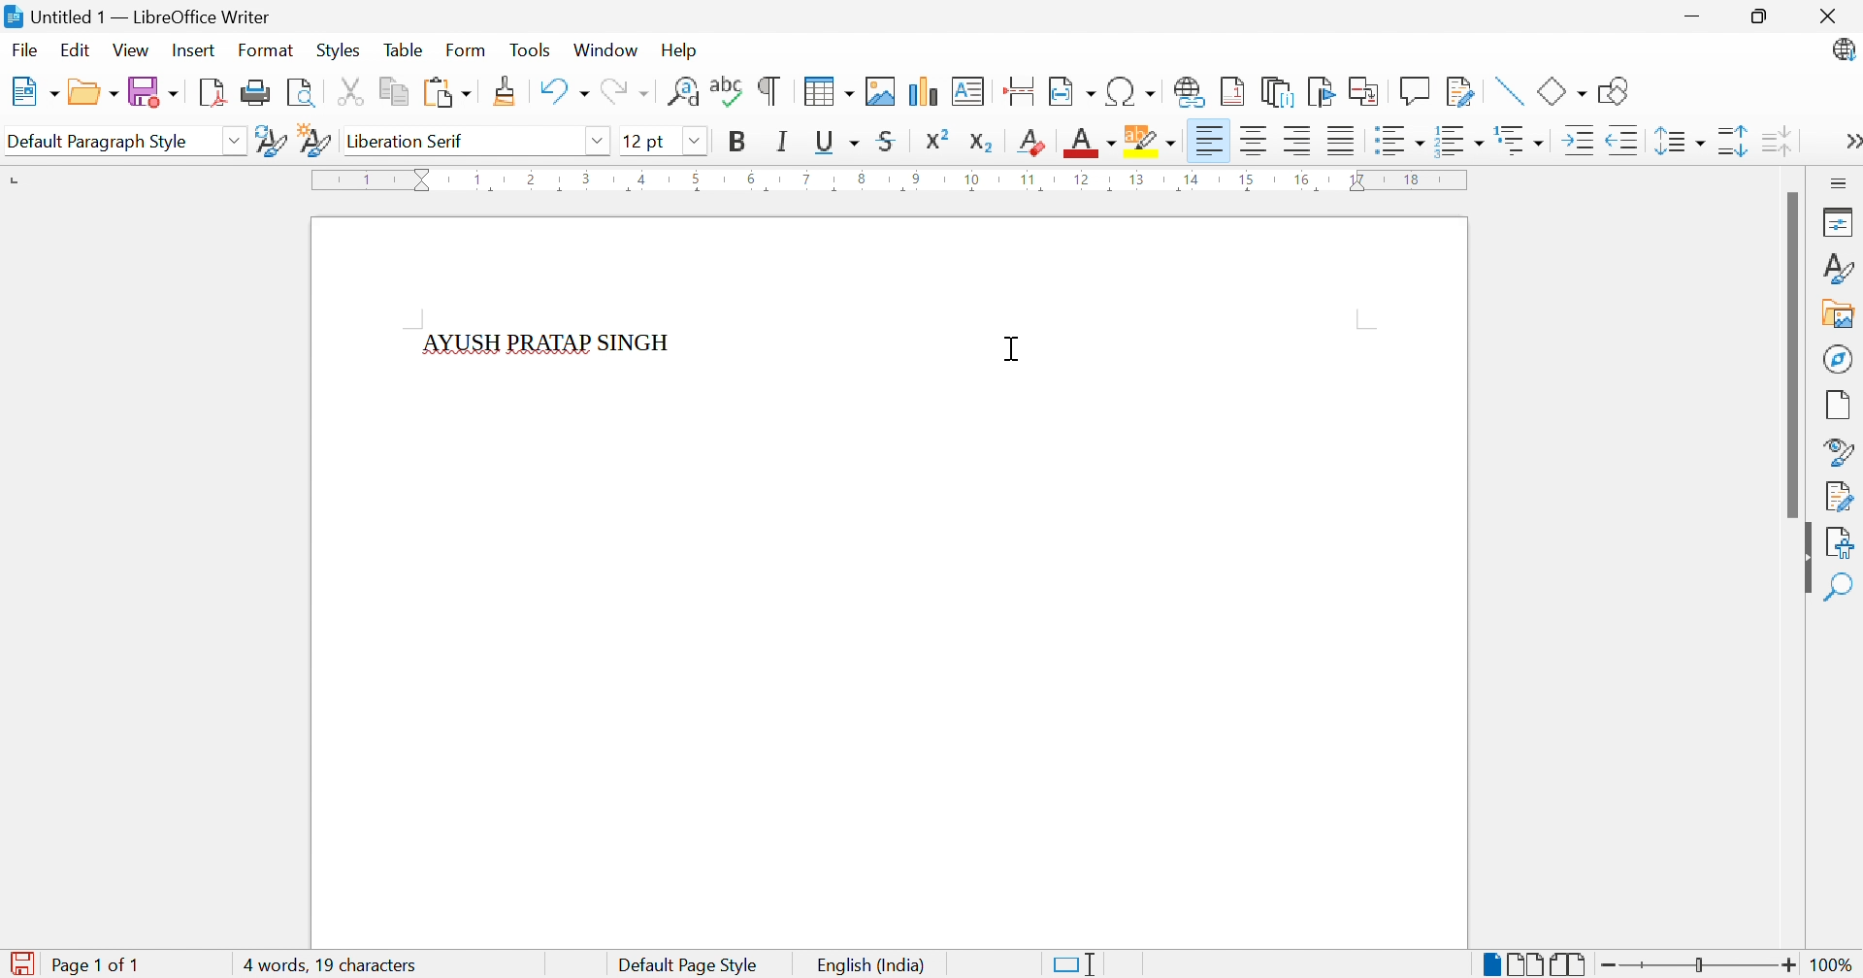  What do you see at coordinates (563, 91) in the screenshot?
I see `Undo` at bounding box center [563, 91].